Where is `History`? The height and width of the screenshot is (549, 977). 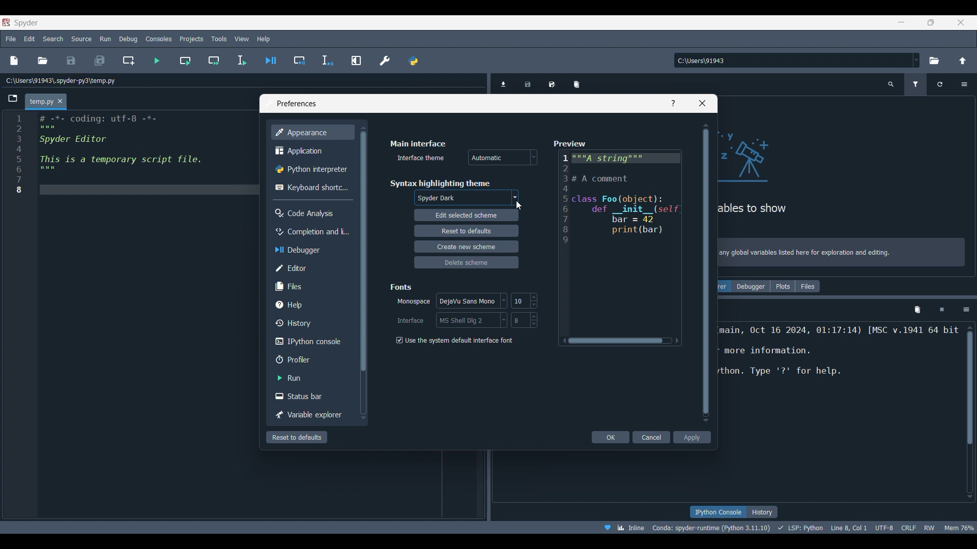
History is located at coordinates (311, 323).